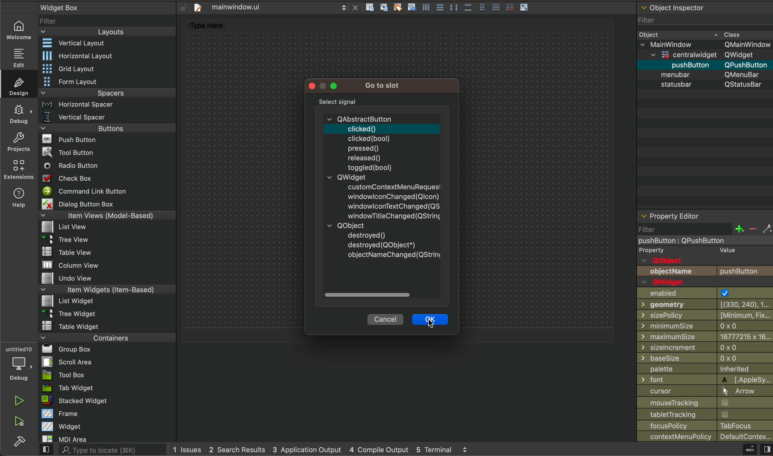 The width and height of the screenshot is (773, 456). I want to click on design, so click(18, 86).